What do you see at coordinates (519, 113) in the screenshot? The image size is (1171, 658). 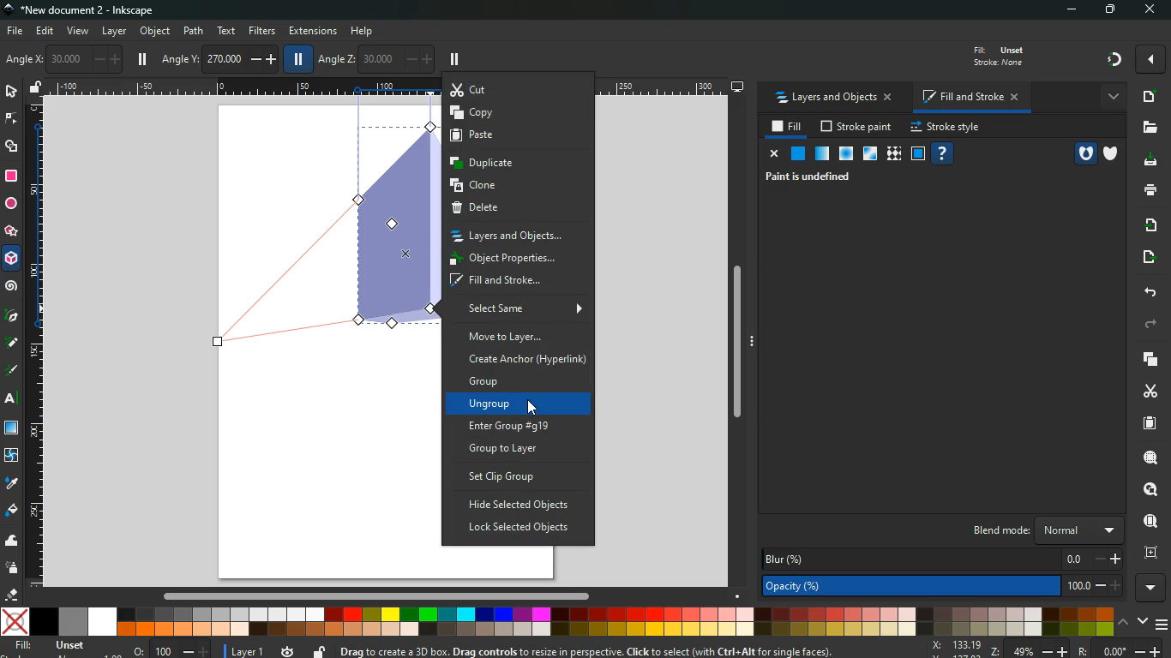 I see `copy` at bounding box center [519, 113].